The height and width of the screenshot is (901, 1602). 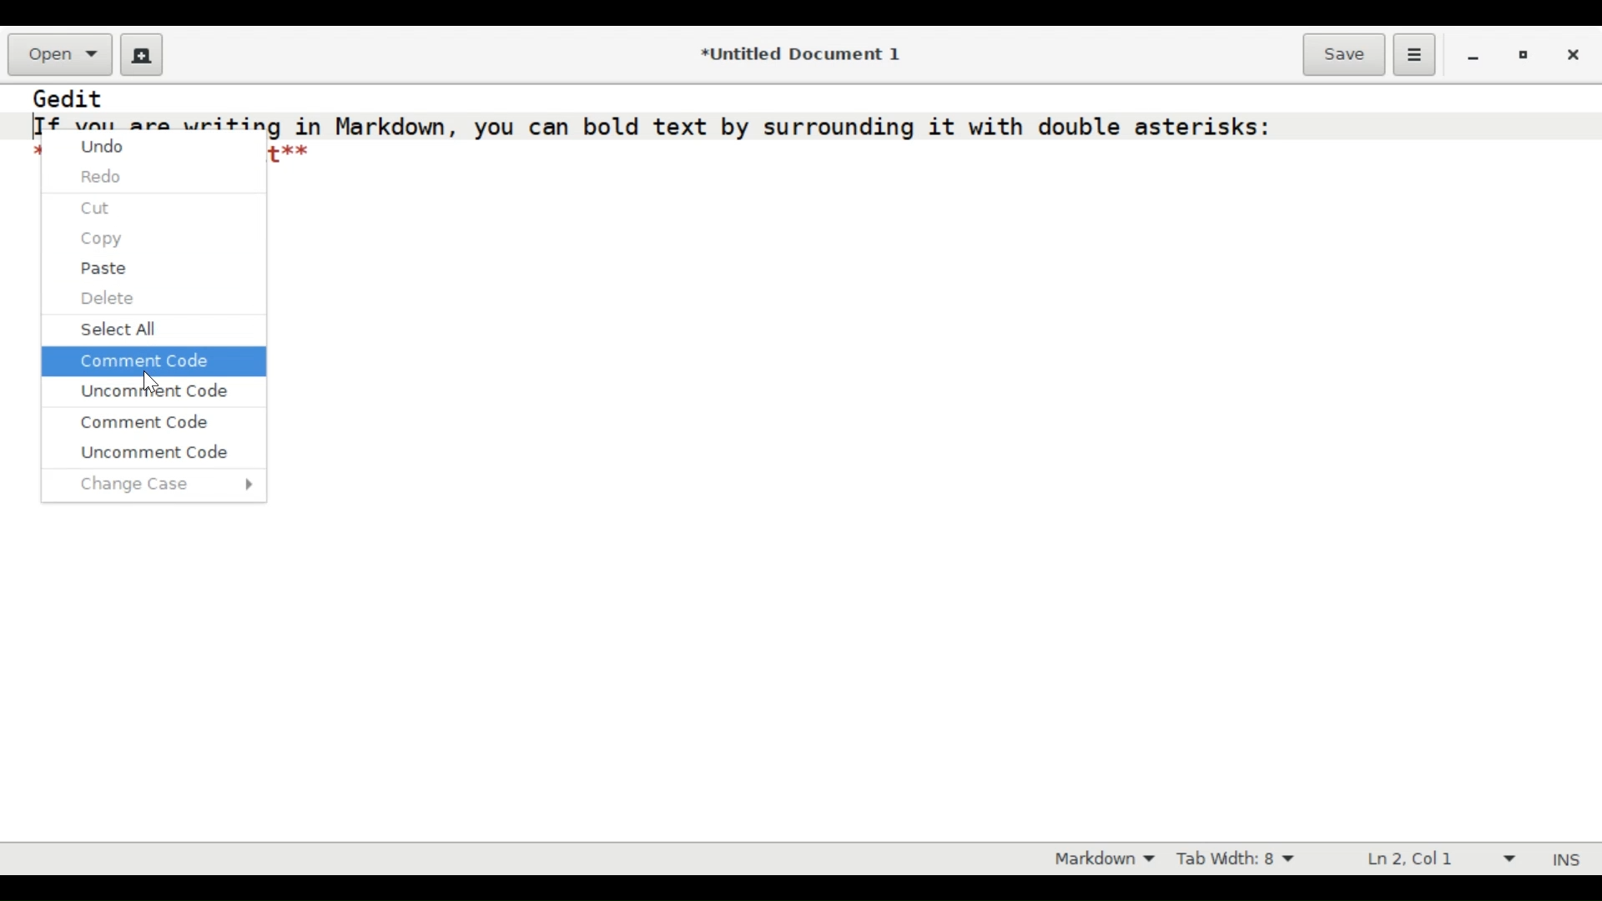 What do you see at coordinates (1106, 860) in the screenshot?
I see `Highlight mode dropdown menu` at bounding box center [1106, 860].